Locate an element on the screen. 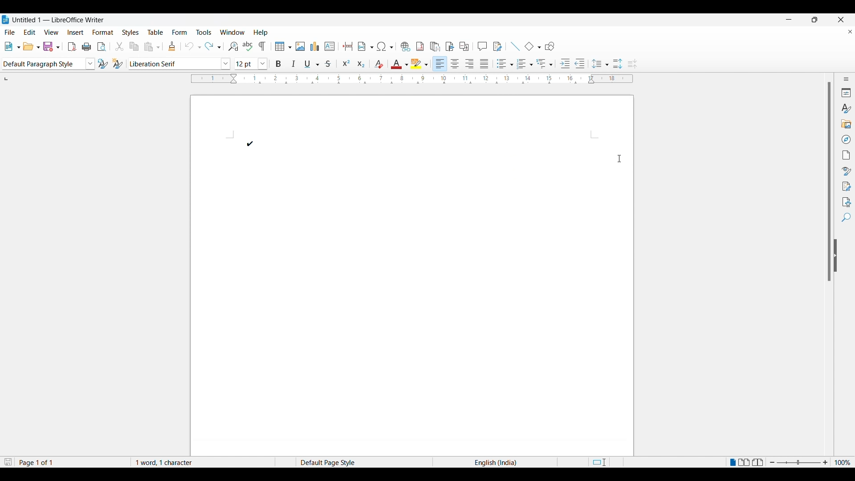 The height and width of the screenshot is (481, 855). Gallery is located at coordinates (847, 123).